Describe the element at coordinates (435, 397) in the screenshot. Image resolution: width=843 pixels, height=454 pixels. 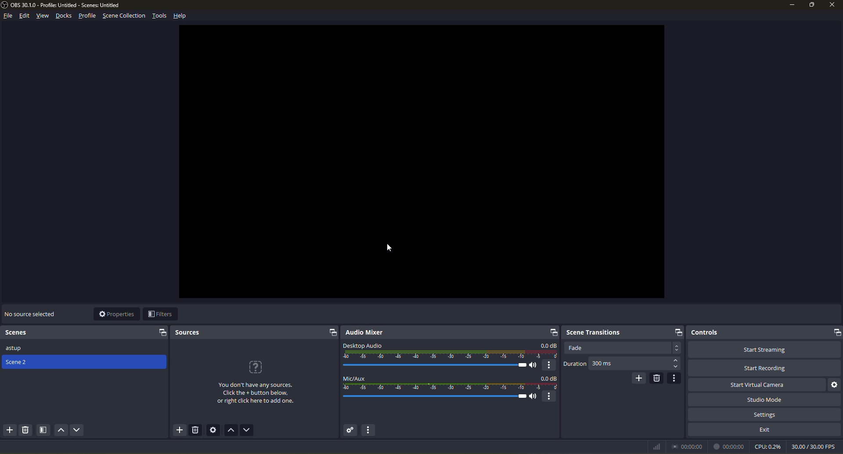
I see `sound level` at that location.